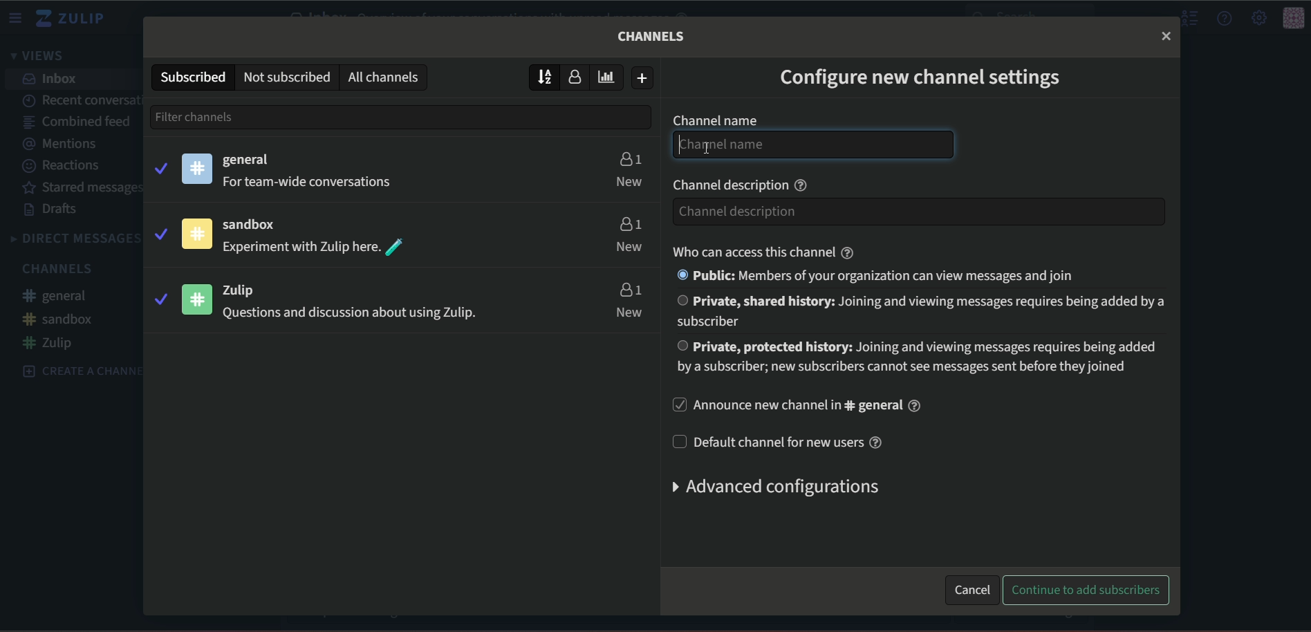  Describe the element at coordinates (629, 222) in the screenshot. I see `users` at that location.